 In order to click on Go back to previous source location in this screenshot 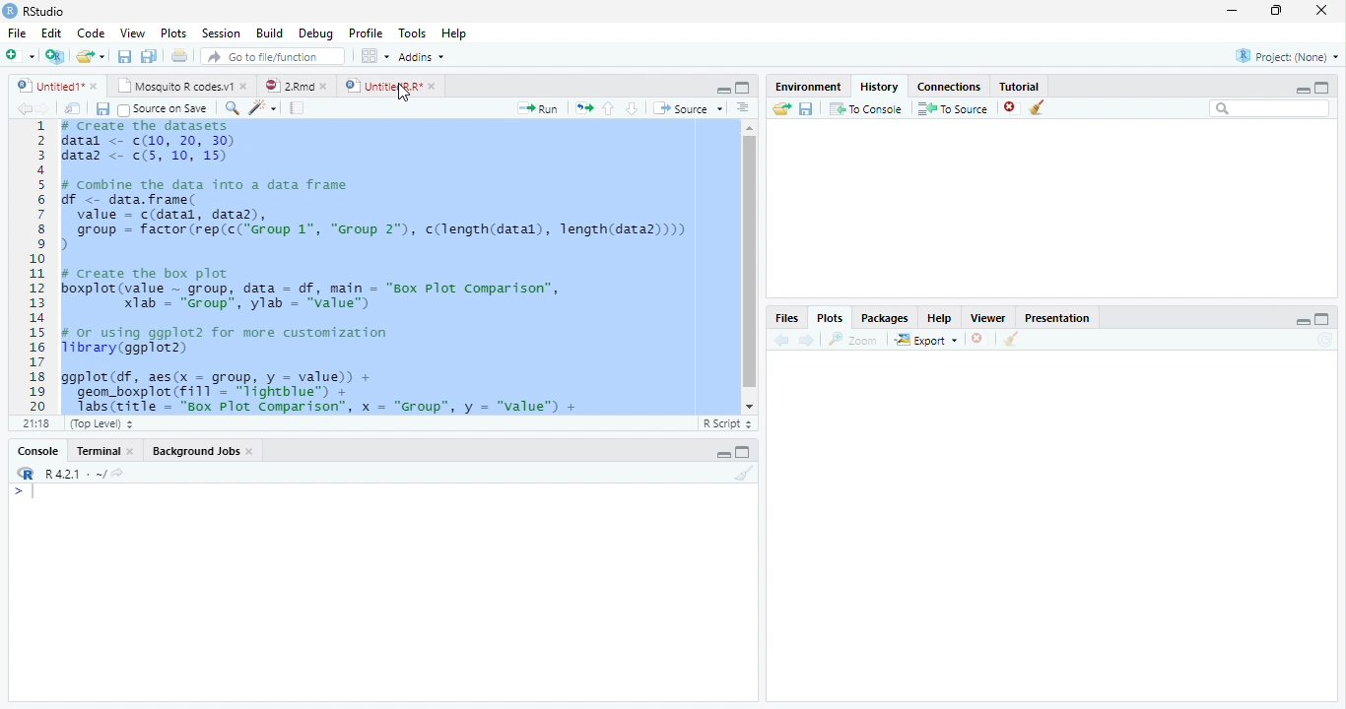, I will do `click(24, 108)`.